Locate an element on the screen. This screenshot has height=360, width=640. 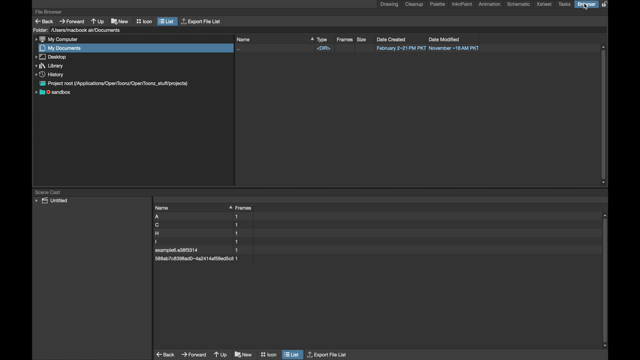
I is located at coordinates (179, 242).